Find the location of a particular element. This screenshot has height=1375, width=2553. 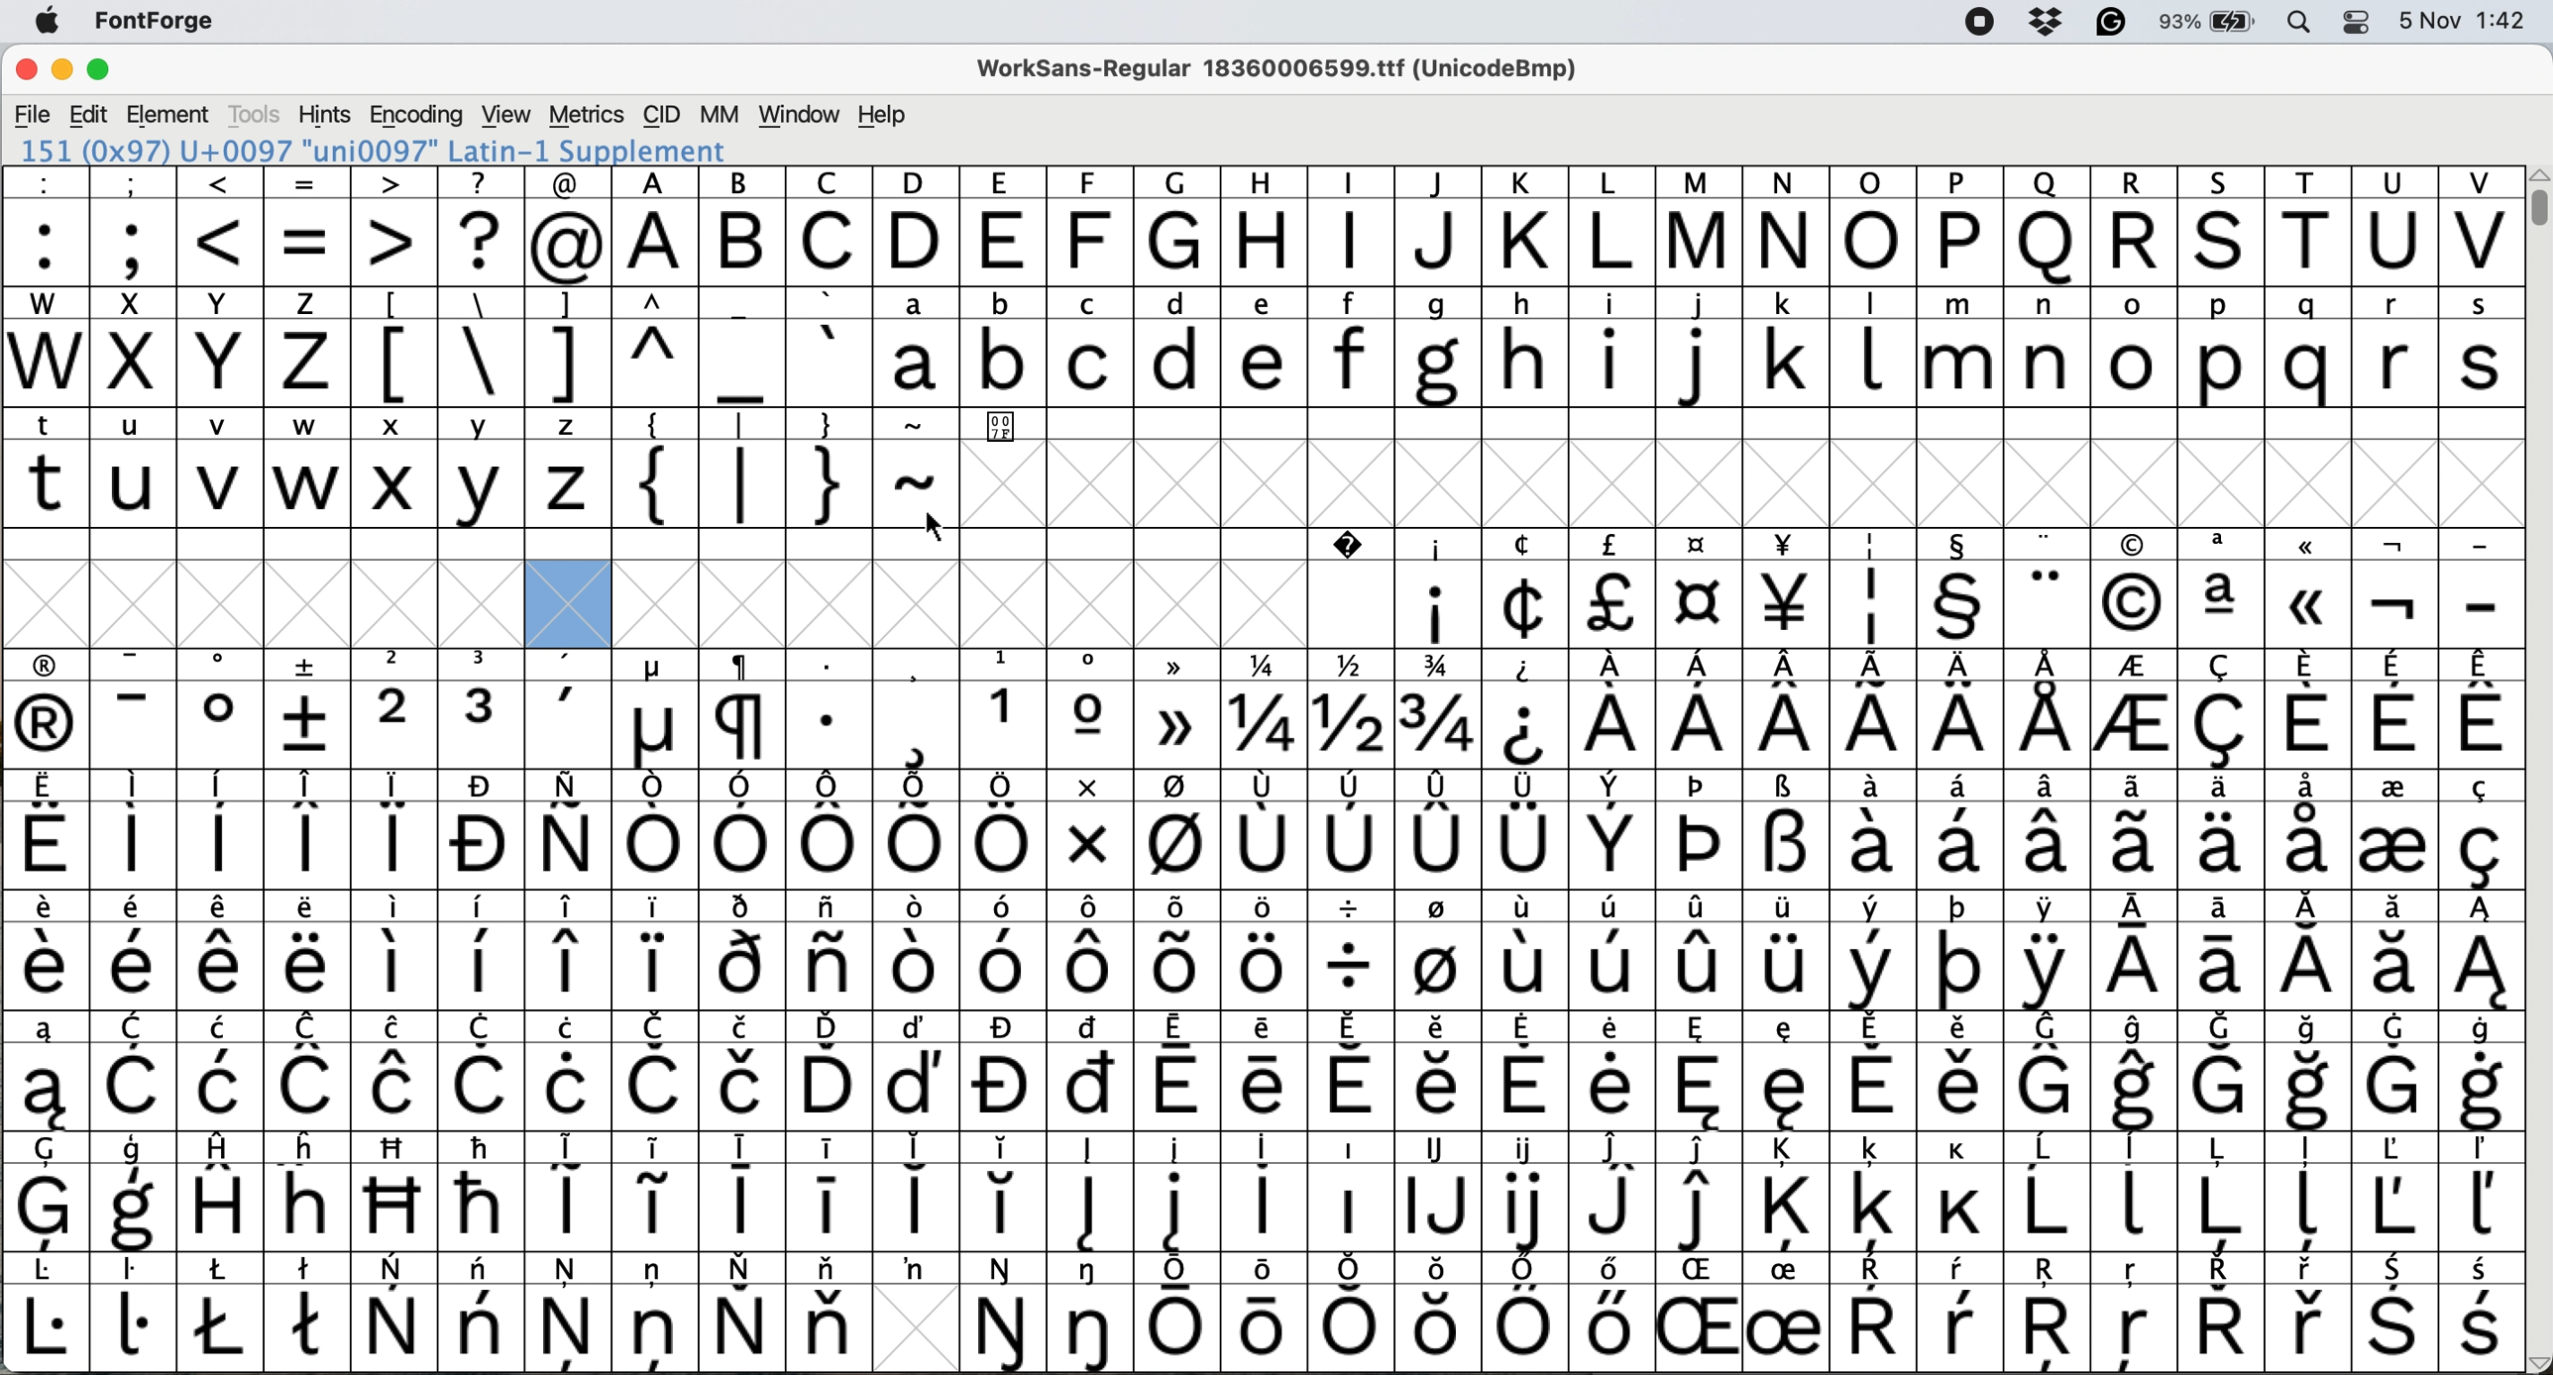

151 (0x97) U+0097 "uni0097" Latin-1 Supplement is located at coordinates (373, 151).